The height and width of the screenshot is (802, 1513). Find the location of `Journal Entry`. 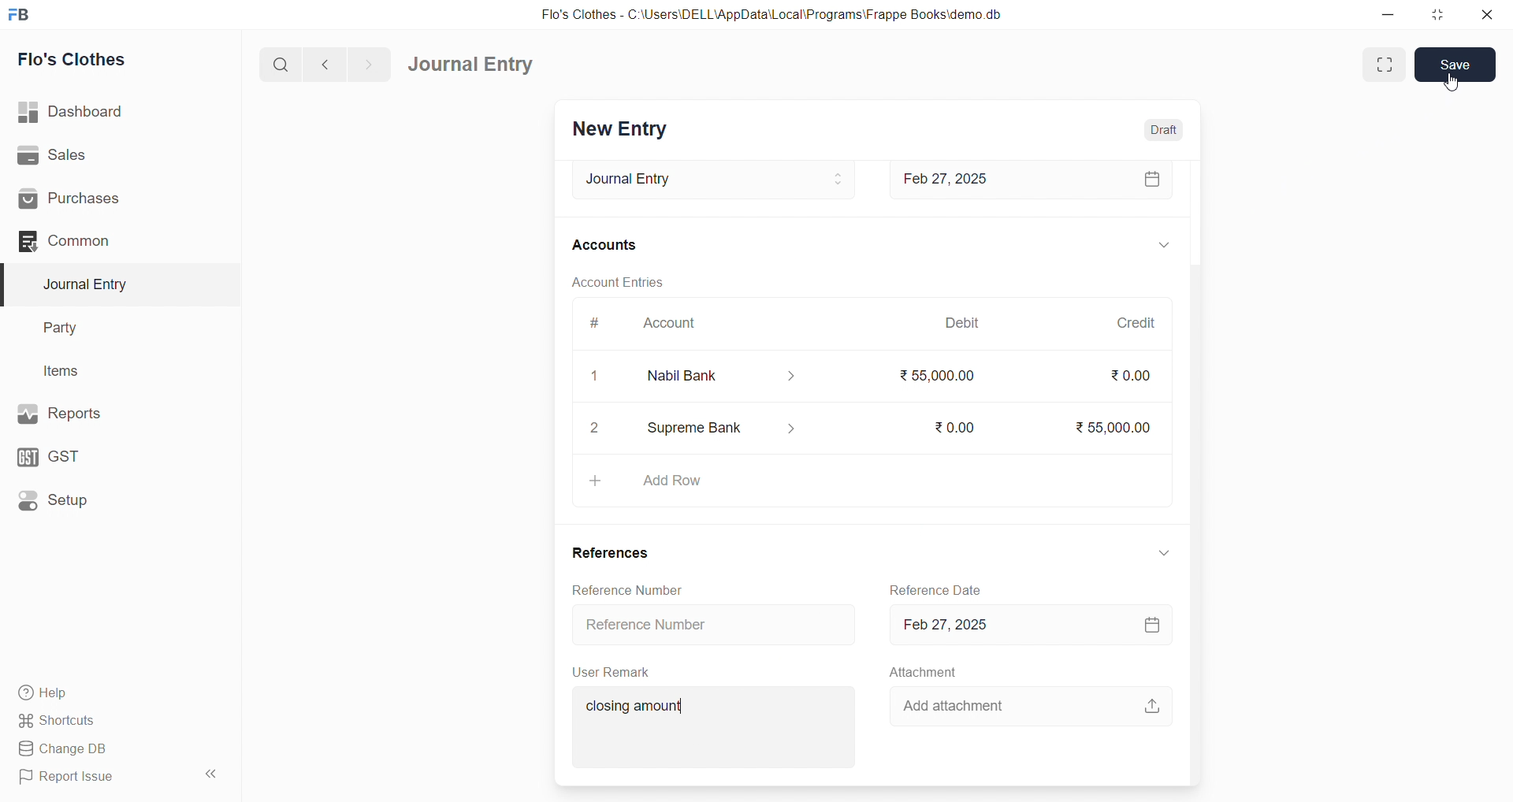

Journal Entry is located at coordinates (471, 64).